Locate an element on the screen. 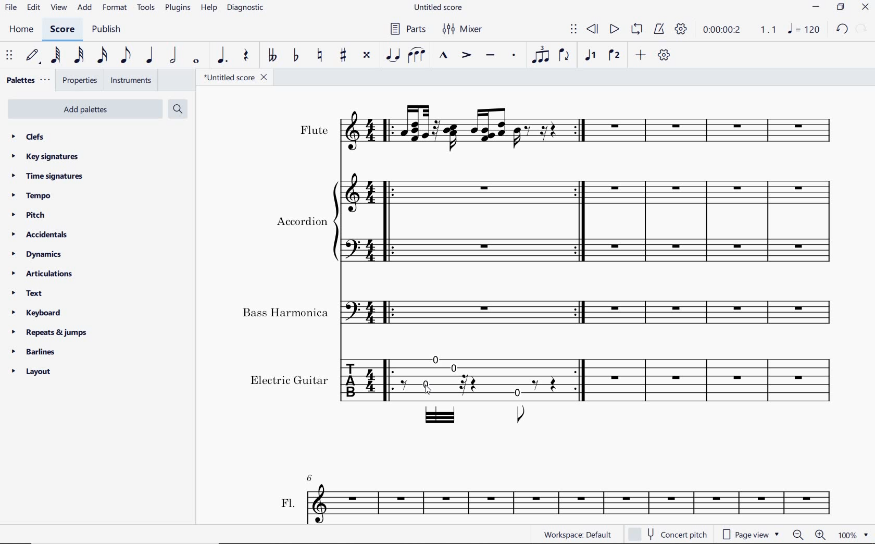 Image resolution: width=875 pixels, height=544 pixels. file name is located at coordinates (237, 78).